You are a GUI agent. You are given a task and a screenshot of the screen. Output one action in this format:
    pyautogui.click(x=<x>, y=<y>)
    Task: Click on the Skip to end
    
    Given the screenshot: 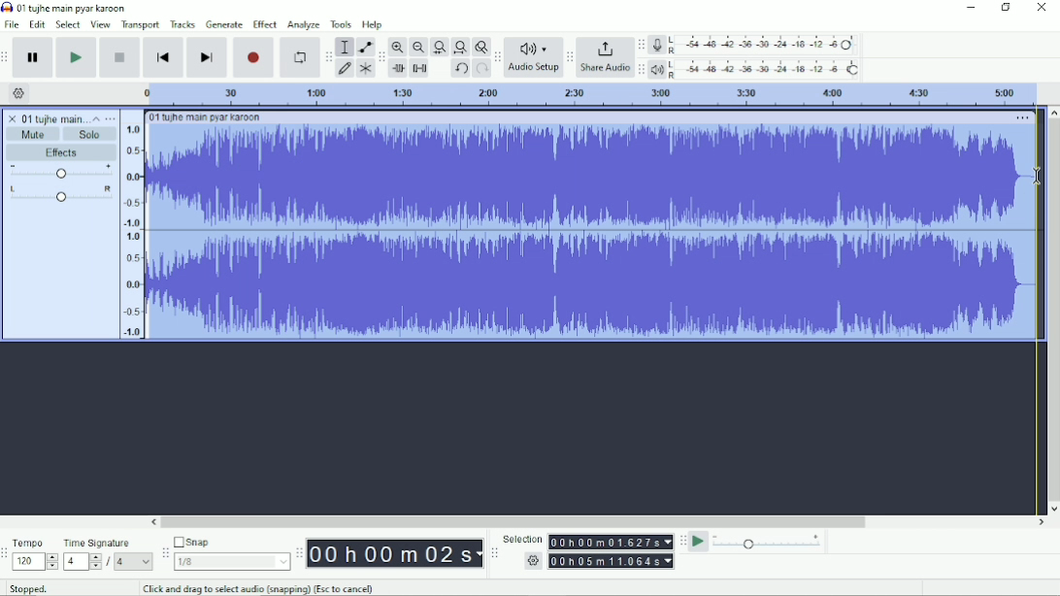 What is the action you would take?
    pyautogui.click(x=207, y=57)
    